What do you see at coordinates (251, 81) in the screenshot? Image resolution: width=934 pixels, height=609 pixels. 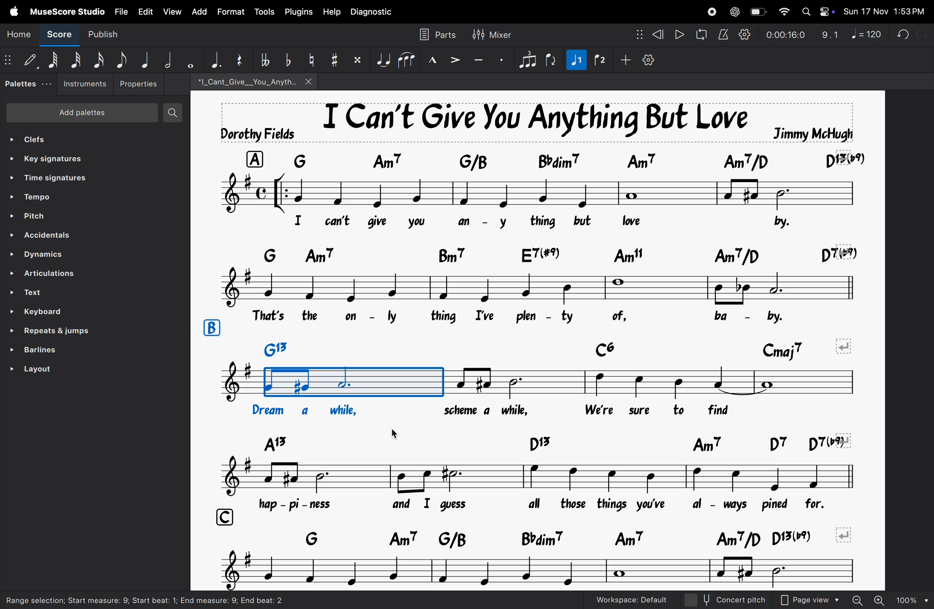 I see `song` at bounding box center [251, 81].